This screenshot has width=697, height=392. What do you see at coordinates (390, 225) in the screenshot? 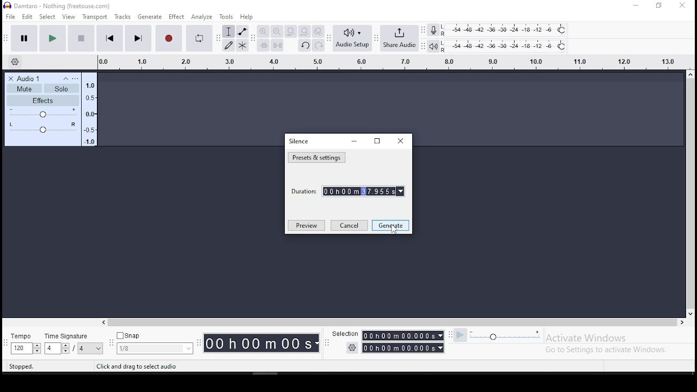
I see `generate` at bounding box center [390, 225].